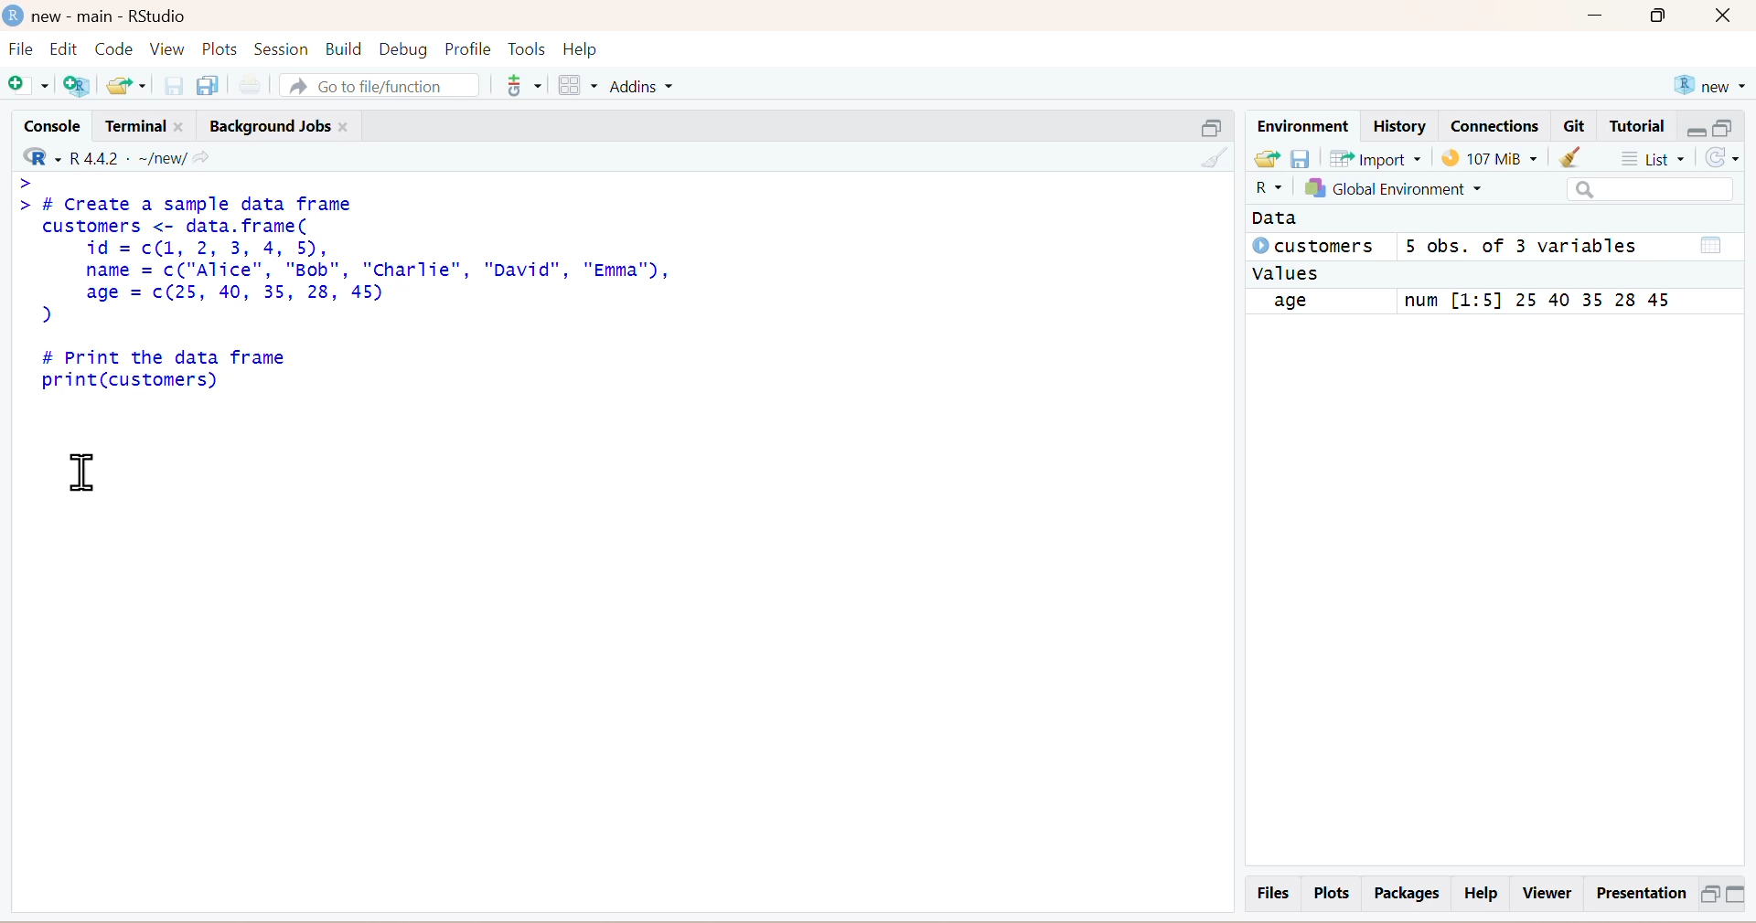  Describe the element at coordinates (523, 82) in the screenshot. I see `Version Control` at that location.